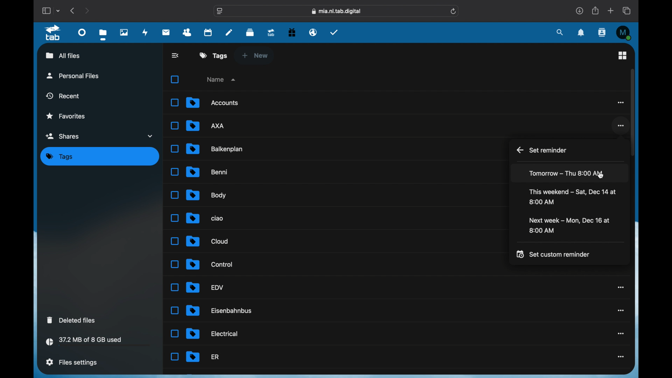 Image resolution: width=672 pixels, height=378 pixels. Describe the element at coordinates (573, 197) in the screenshot. I see `this weekend` at that location.